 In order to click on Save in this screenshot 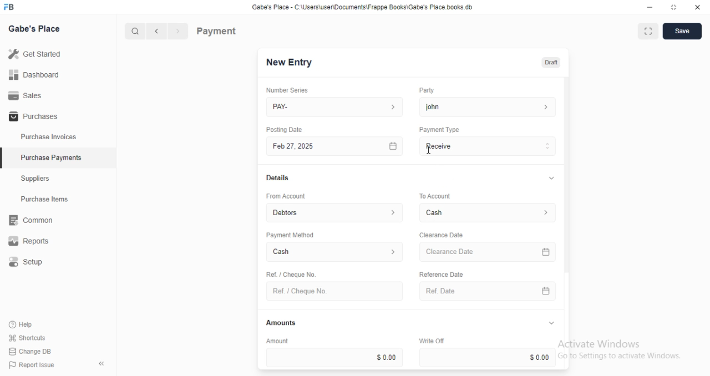, I will do `click(682, 31)`.